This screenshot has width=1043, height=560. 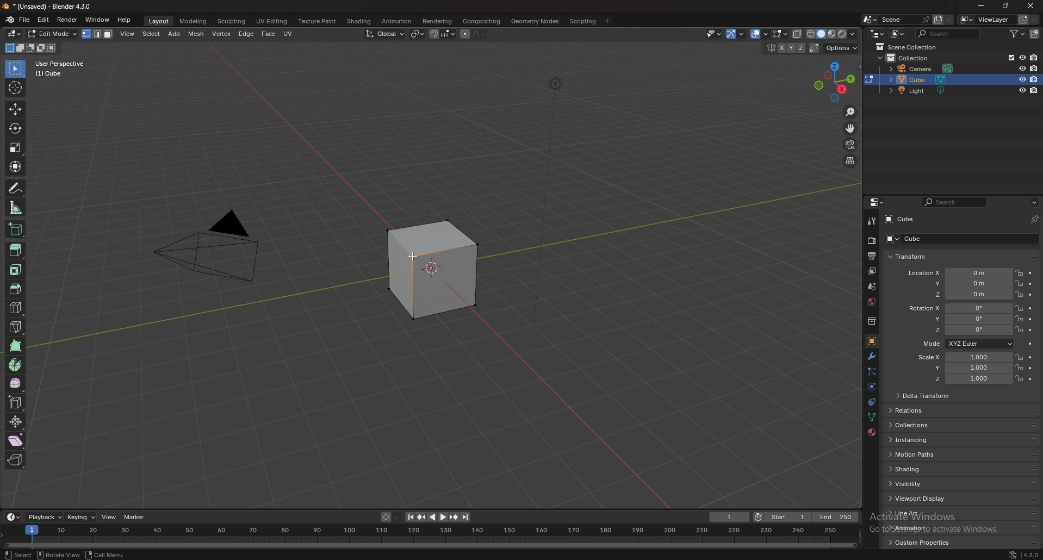 What do you see at coordinates (1022, 90) in the screenshot?
I see `hide in viewport` at bounding box center [1022, 90].